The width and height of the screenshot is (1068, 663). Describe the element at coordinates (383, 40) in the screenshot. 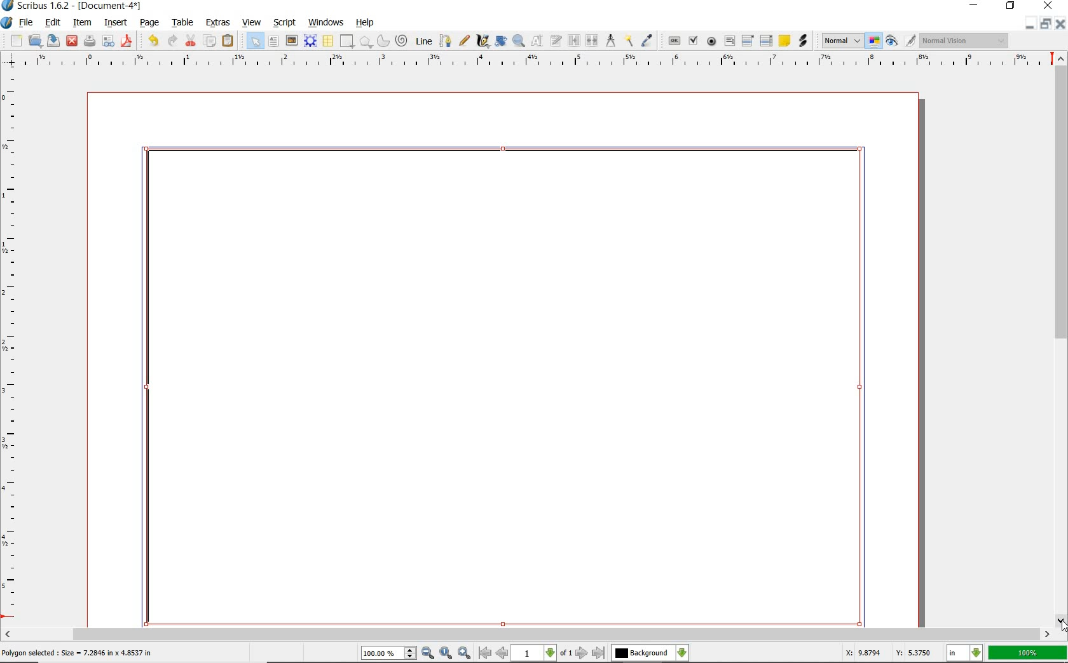

I see `arc` at that location.